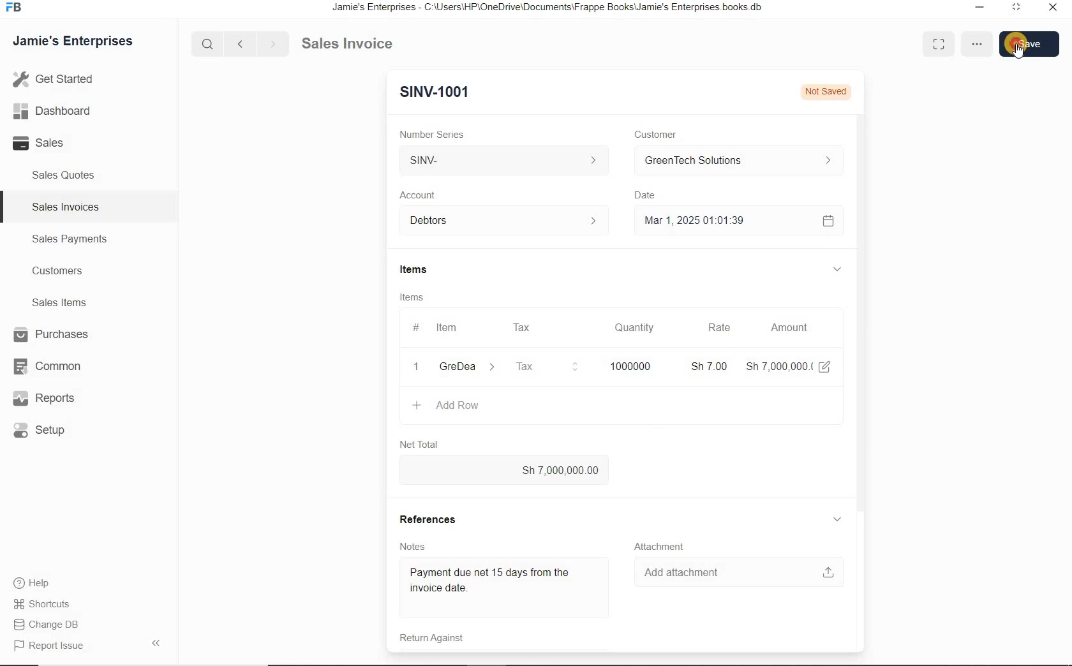  I want to click on Debtors, so click(498, 221).